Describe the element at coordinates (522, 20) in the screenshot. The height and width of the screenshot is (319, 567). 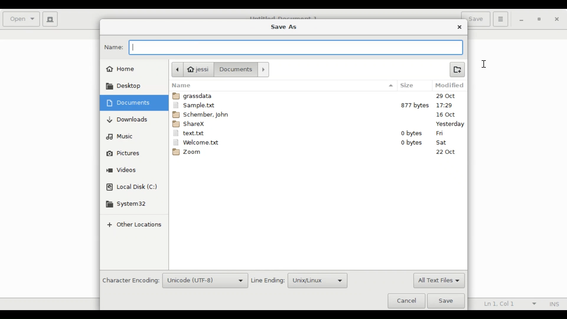
I see `minimize` at that location.